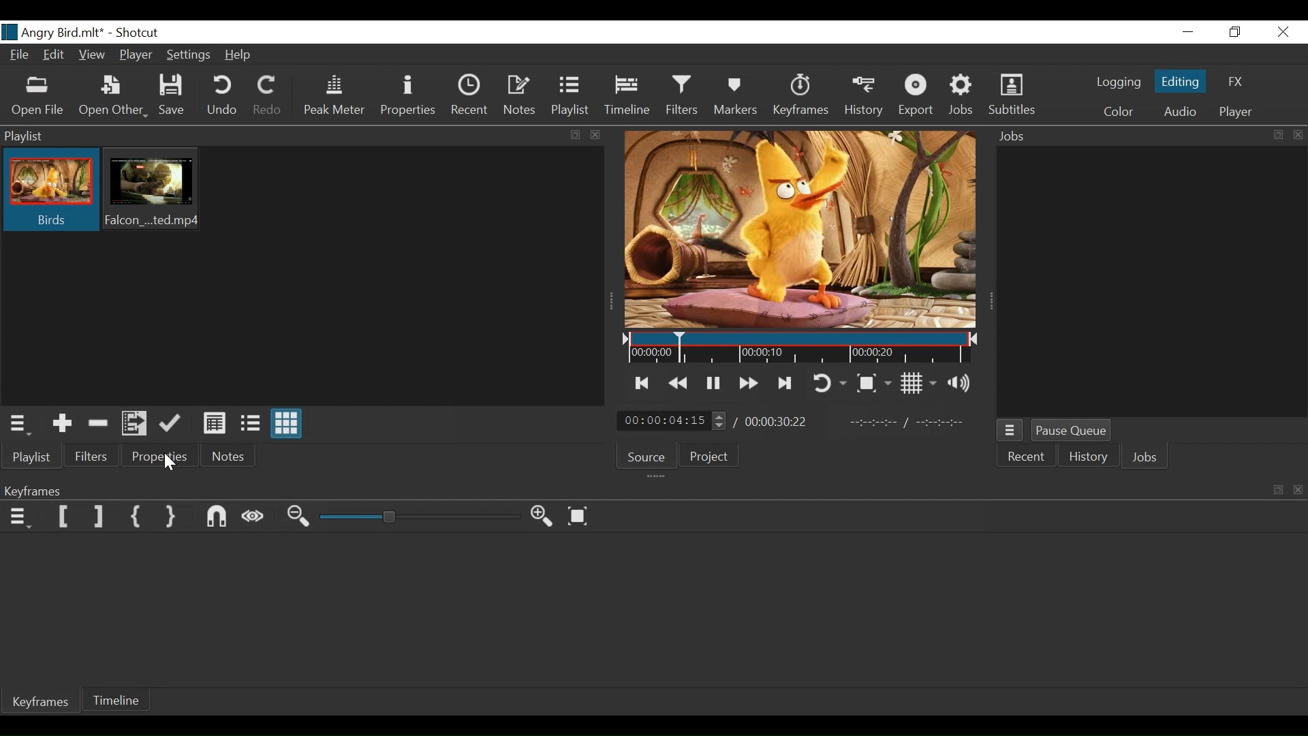 The width and height of the screenshot is (1308, 736). What do you see at coordinates (287, 424) in the screenshot?
I see `View as icons` at bounding box center [287, 424].